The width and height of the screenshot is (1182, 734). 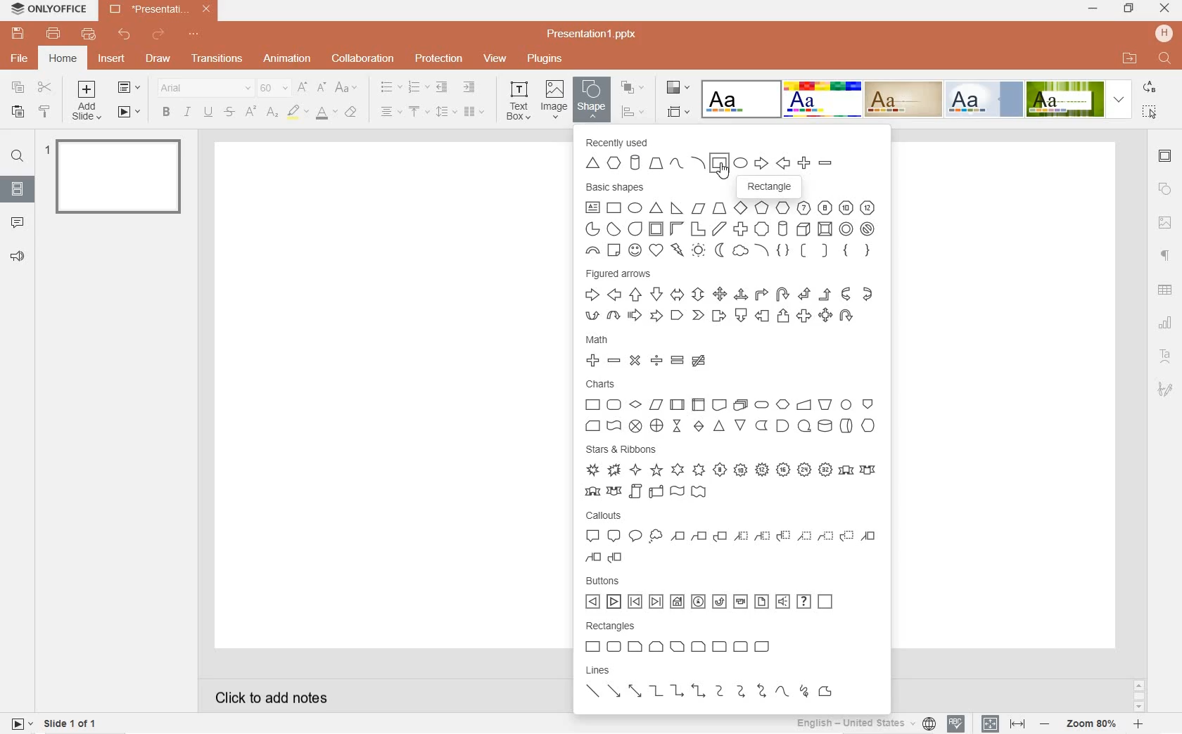 I want to click on text art settings, so click(x=1164, y=354).